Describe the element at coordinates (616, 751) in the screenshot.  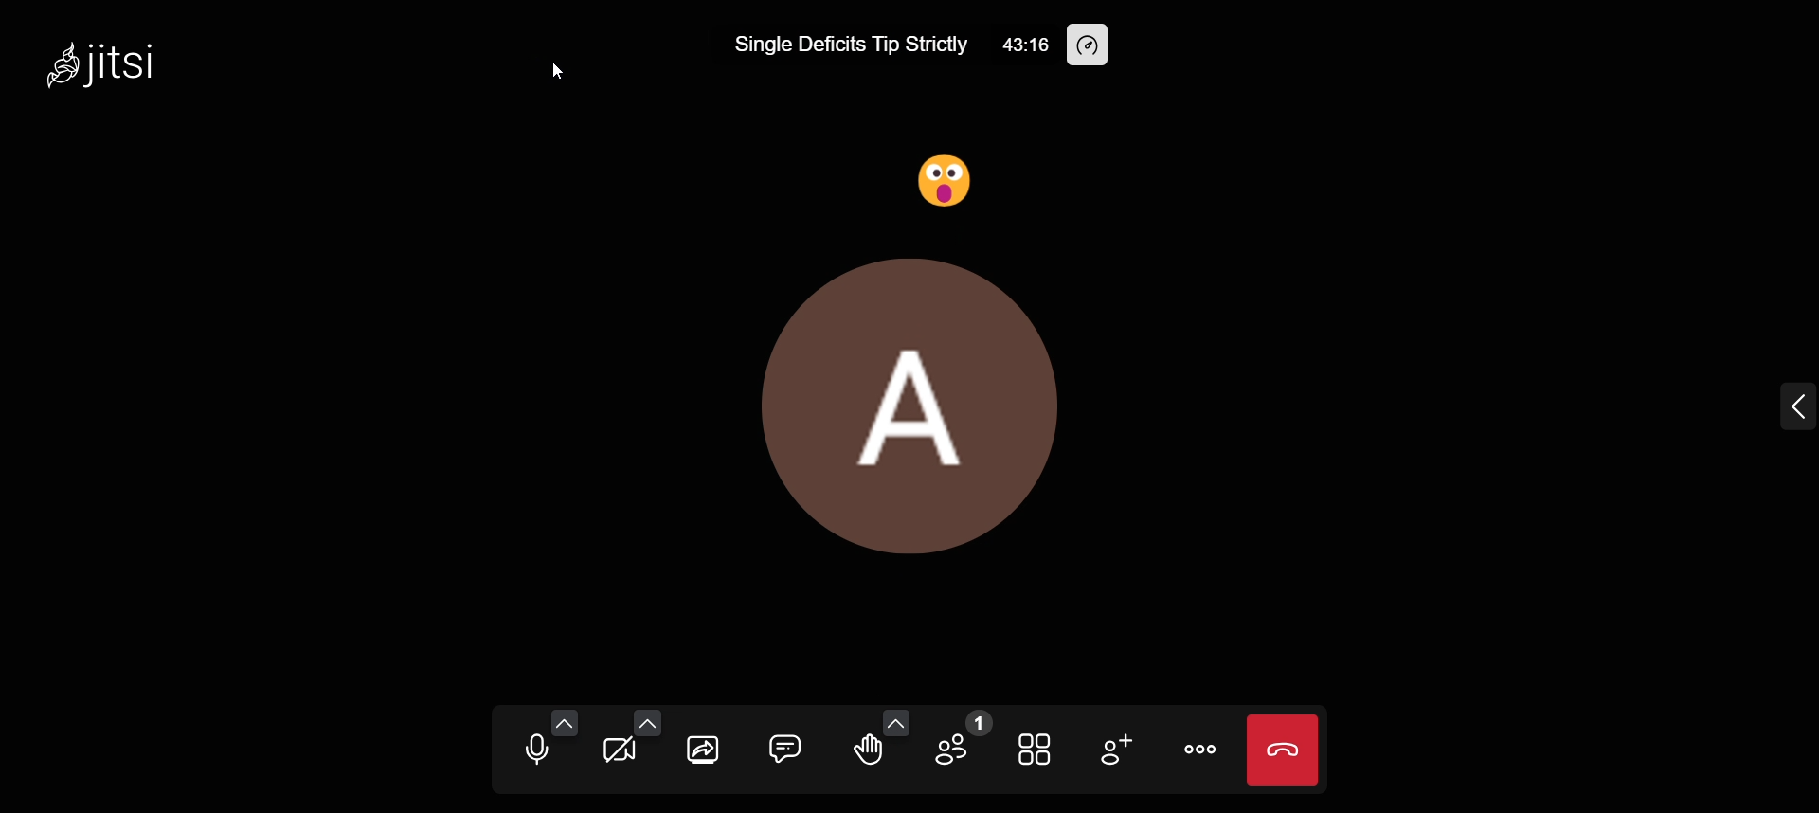
I see `start camera` at that location.